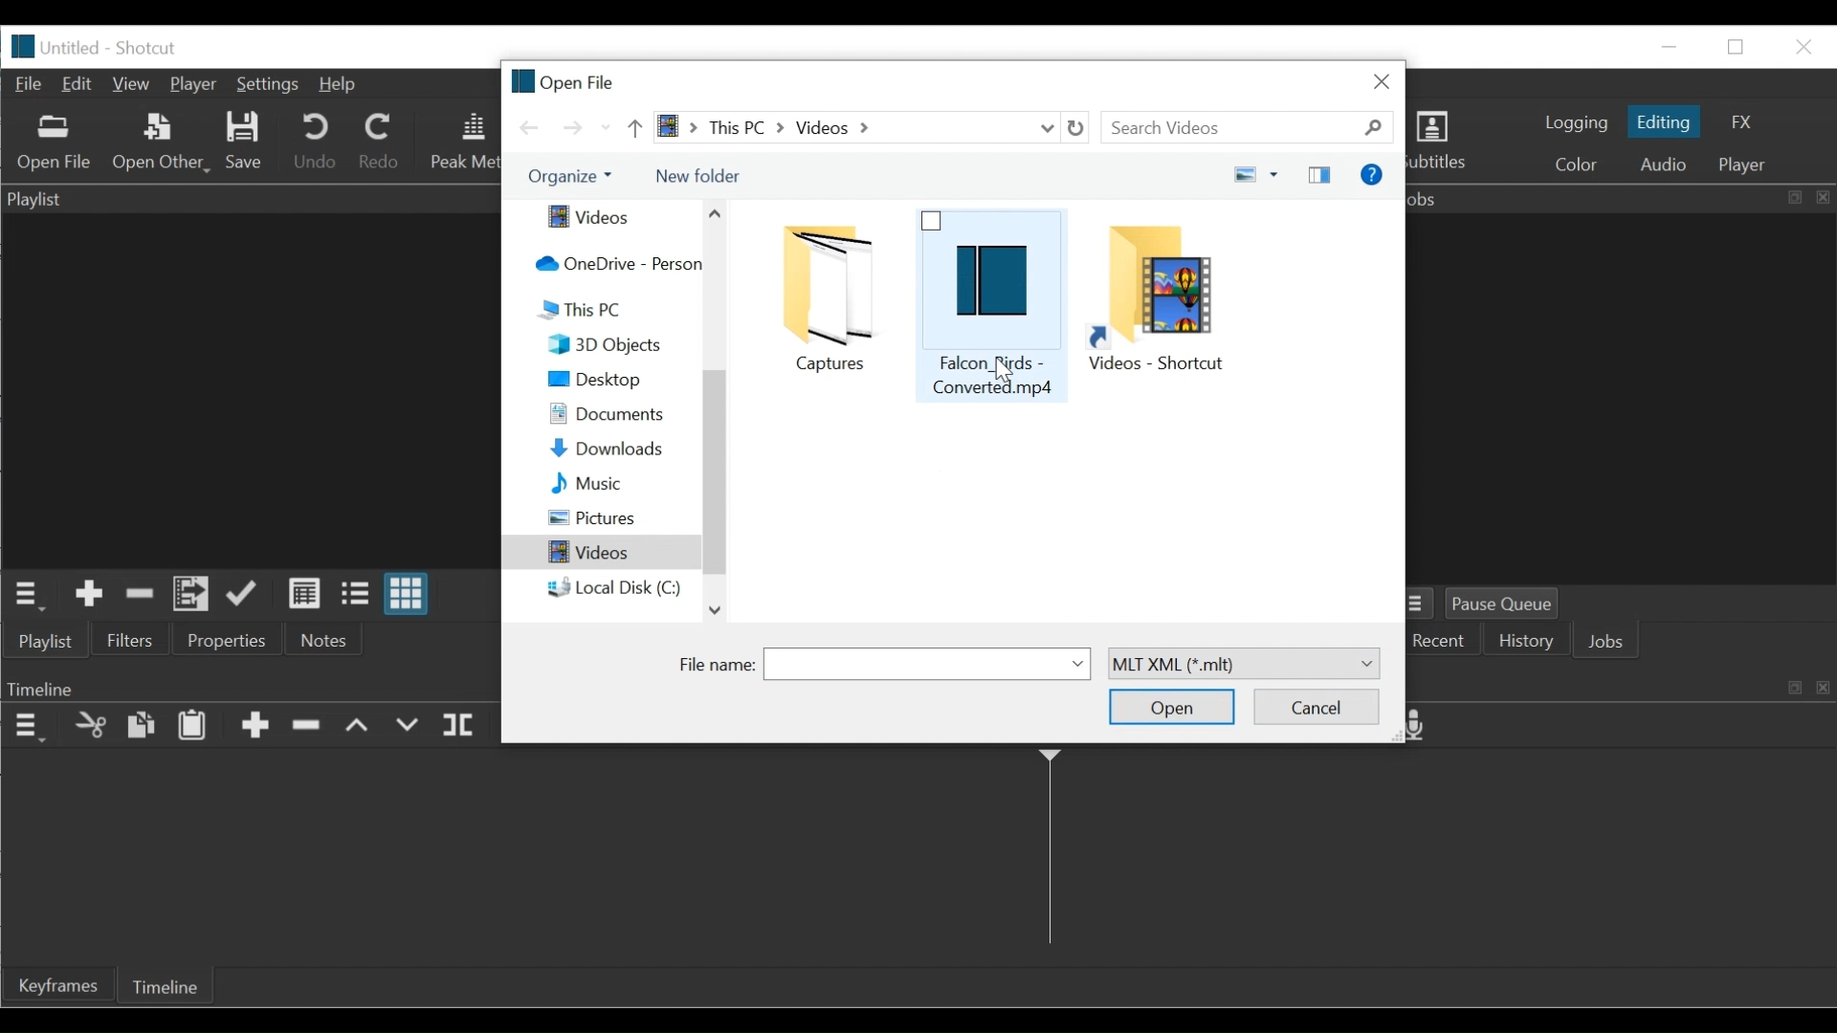 This screenshot has width=1837, height=1033. I want to click on Overwrite, so click(406, 726).